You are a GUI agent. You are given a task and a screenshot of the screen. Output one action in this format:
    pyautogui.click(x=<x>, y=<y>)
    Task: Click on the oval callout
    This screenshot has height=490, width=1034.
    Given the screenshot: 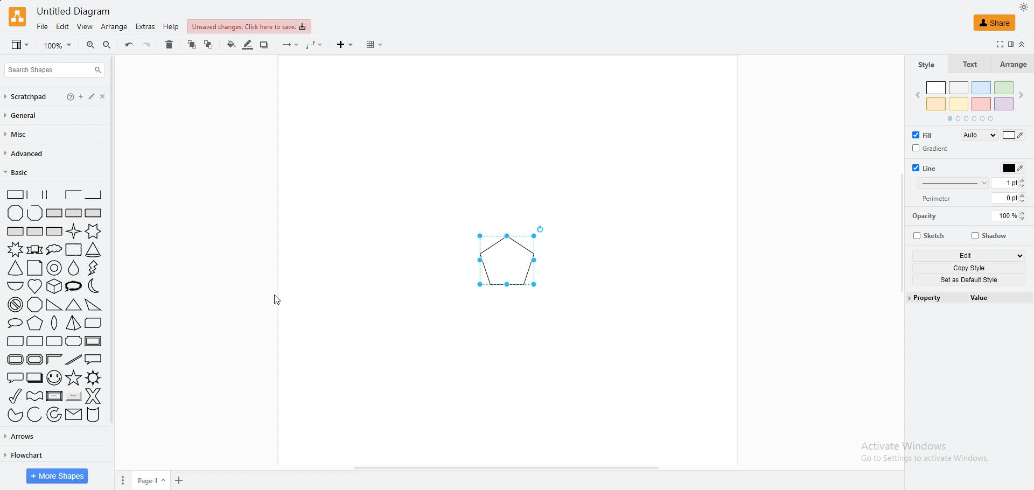 What is the action you would take?
    pyautogui.click(x=12, y=324)
    